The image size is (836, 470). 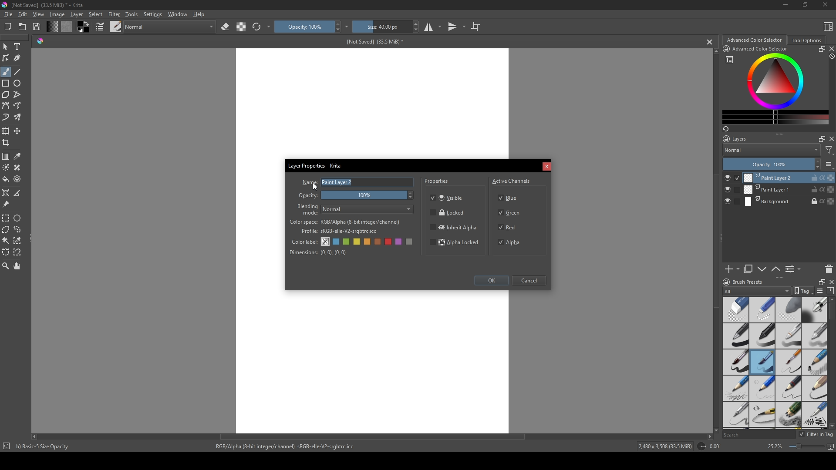 I want to click on Advanced Color Selector, so click(x=760, y=49).